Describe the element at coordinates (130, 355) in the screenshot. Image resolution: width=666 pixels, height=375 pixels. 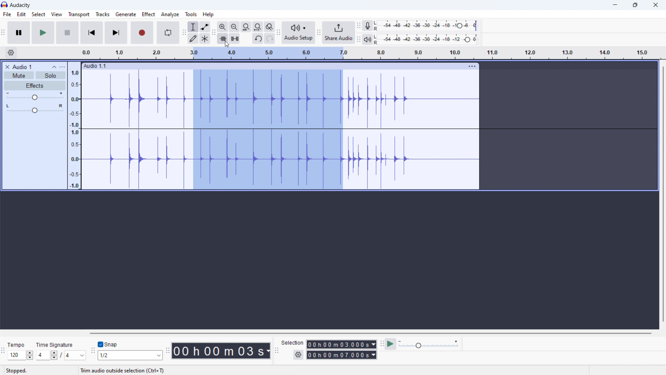
I see `1/2 (select snap)` at that location.